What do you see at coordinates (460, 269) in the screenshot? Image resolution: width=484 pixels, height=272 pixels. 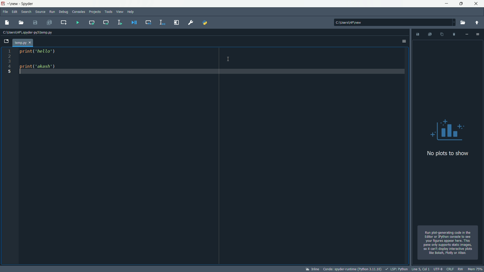 I see `rw` at bounding box center [460, 269].